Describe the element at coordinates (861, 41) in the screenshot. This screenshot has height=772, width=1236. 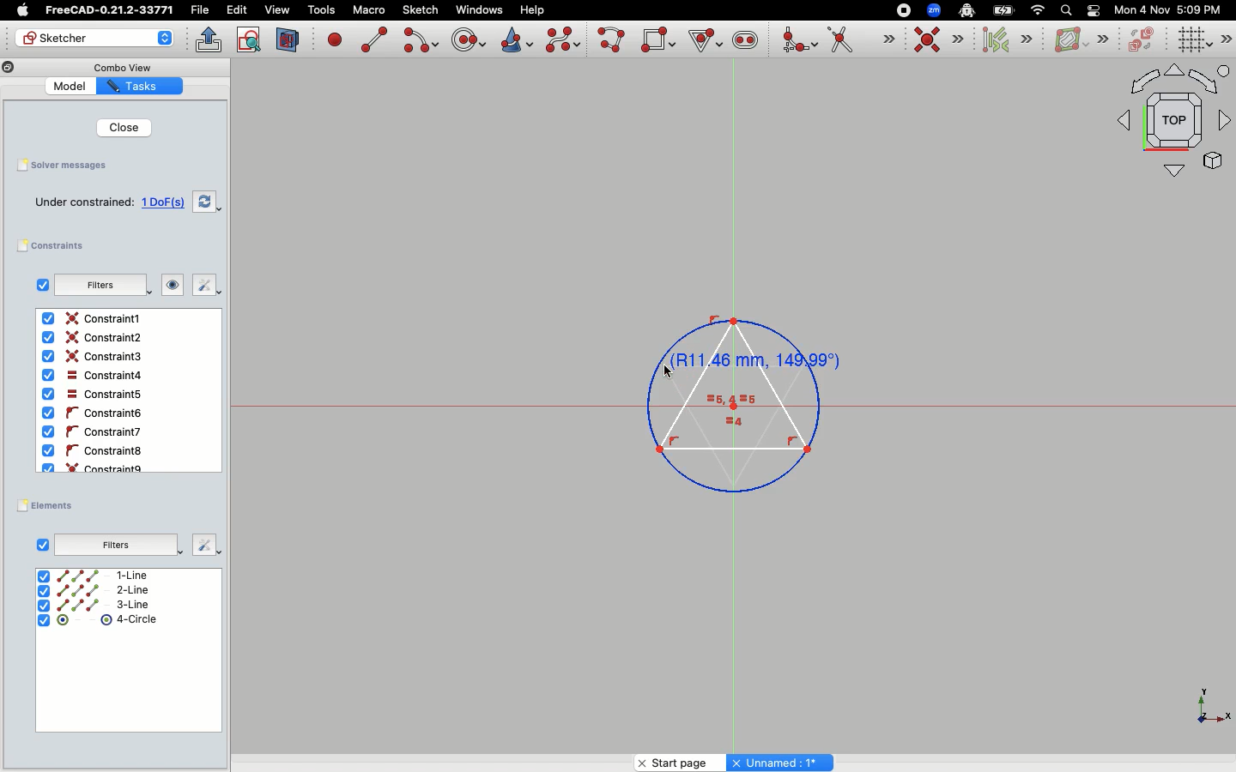
I see `Trim edge` at that location.